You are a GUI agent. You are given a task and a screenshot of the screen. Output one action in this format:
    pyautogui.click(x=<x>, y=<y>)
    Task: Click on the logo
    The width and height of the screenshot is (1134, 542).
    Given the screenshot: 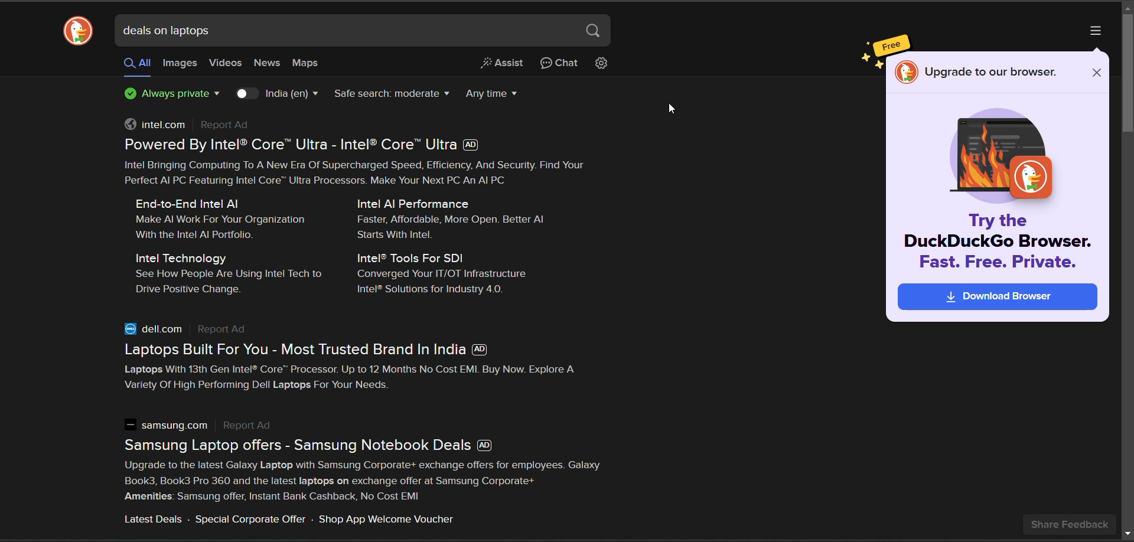 What is the action you would take?
    pyautogui.click(x=80, y=31)
    